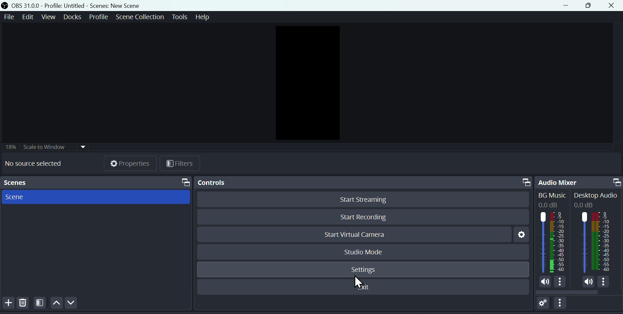 This screenshot has width=623, height=314. What do you see at coordinates (363, 200) in the screenshot?
I see `Start streaming` at bounding box center [363, 200].